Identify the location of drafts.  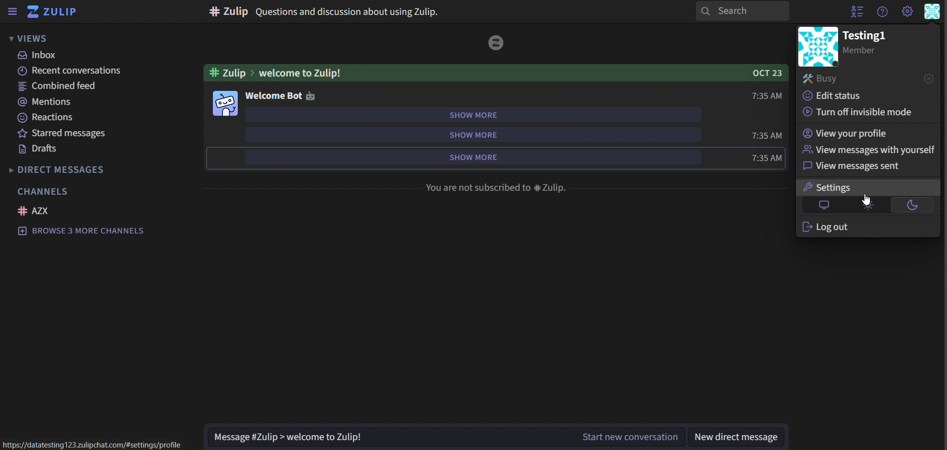
(37, 149).